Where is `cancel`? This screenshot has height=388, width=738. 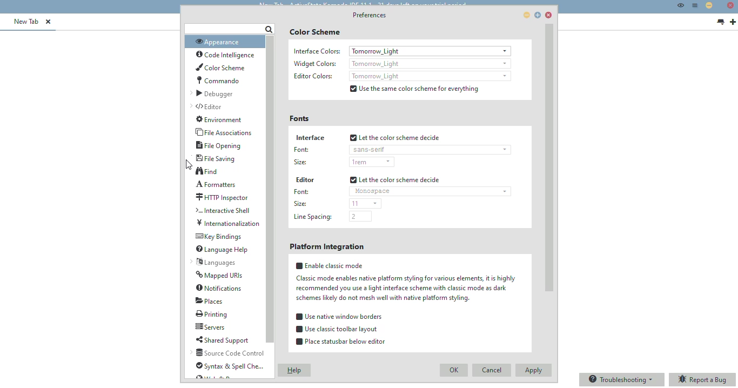
cancel is located at coordinates (491, 370).